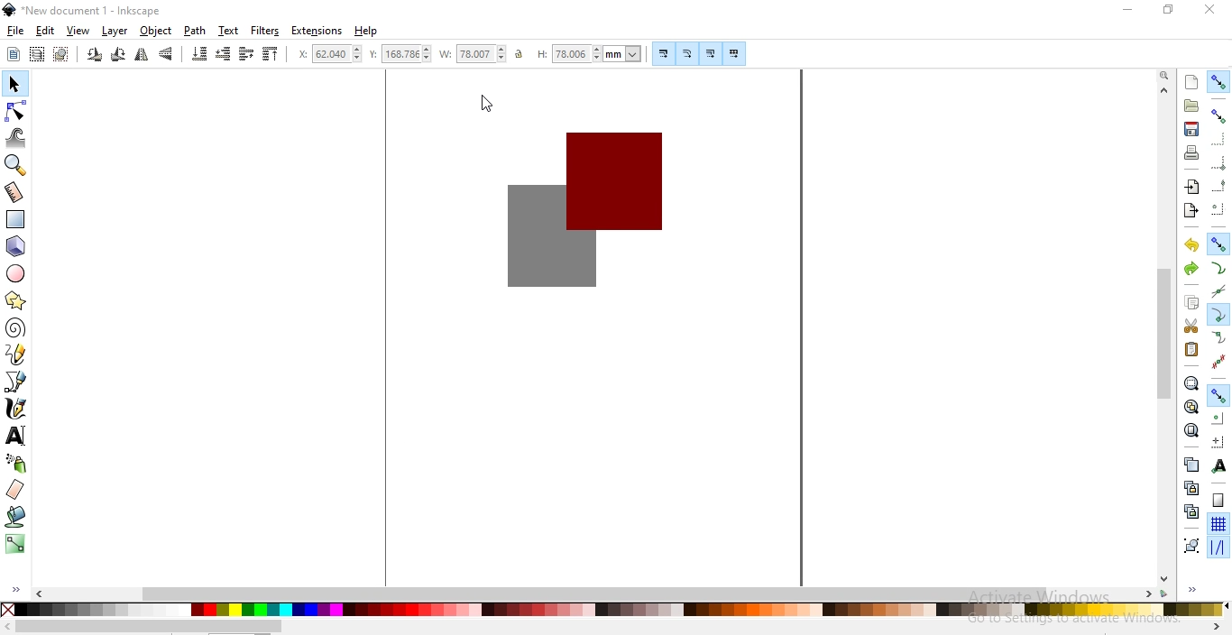 The width and height of the screenshot is (1232, 635). What do you see at coordinates (95, 56) in the screenshot?
I see `rotate 90 counter clockwise` at bounding box center [95, 56].